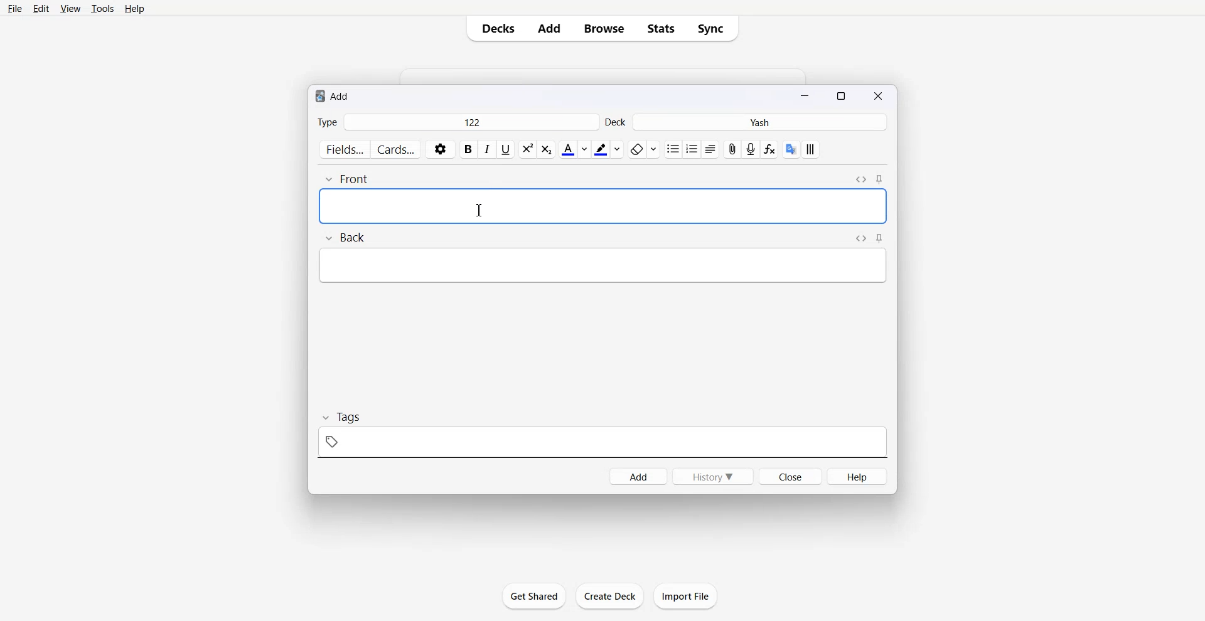 The width and height of the screenshot is (1205, 621). What do you see at coordinates (692, 149) in the screenshot?
I see `Order list` at bounding box center [692, 149].